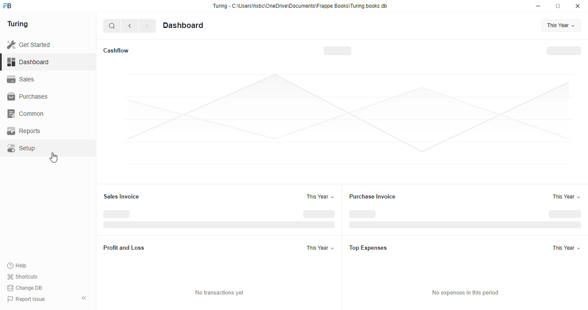 The image size is (588, 310). What do you see at coordinates (566, 248) in the screenshot?
I see `this year` at bounding box center [566, 248].